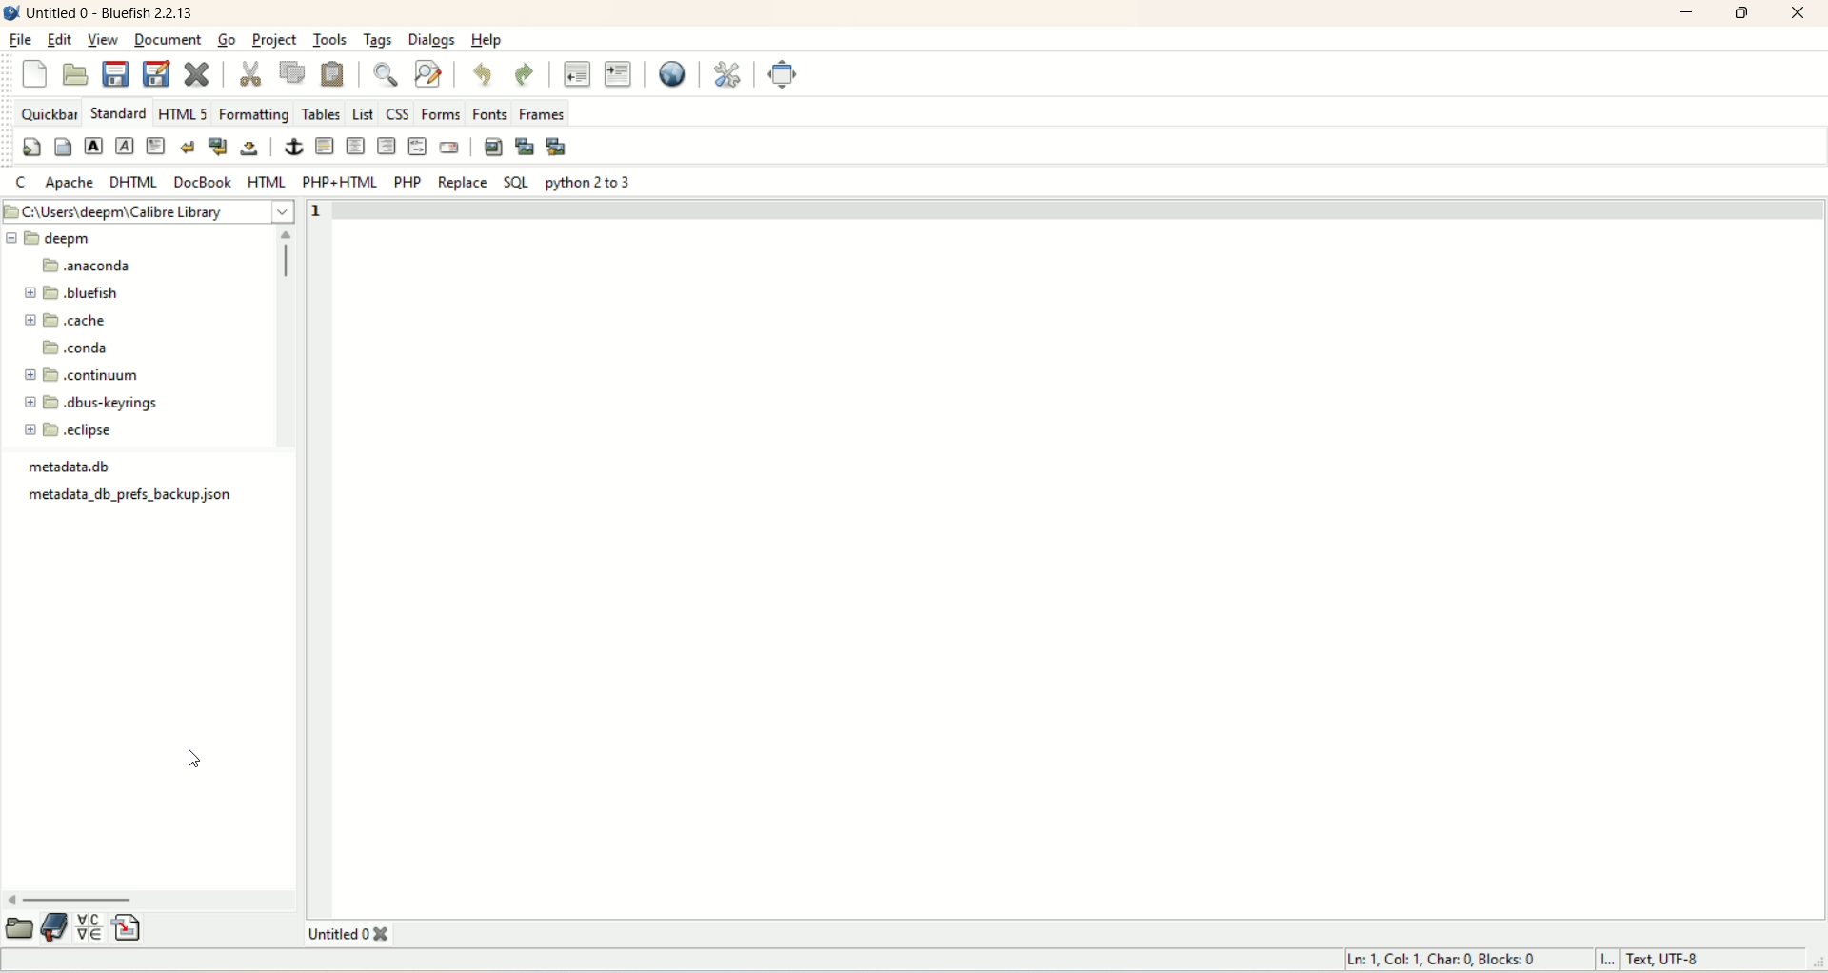  Describe the element at coordinates (523, 147) in the screenshot. I see `insert thumbnail` at that location.